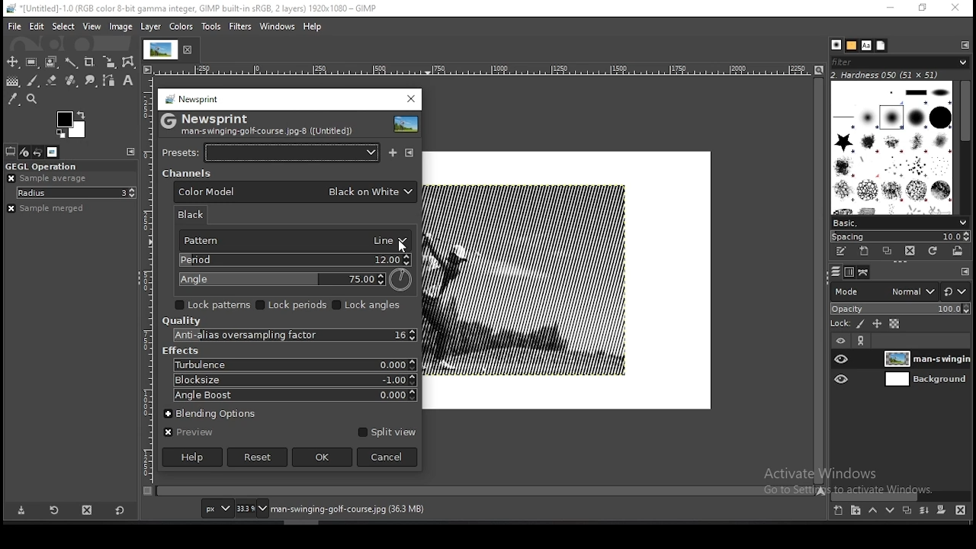 The image size is (976, 549). Describe the element at coordinates (181, 321) in the screenshot. I see `quality` at that location.